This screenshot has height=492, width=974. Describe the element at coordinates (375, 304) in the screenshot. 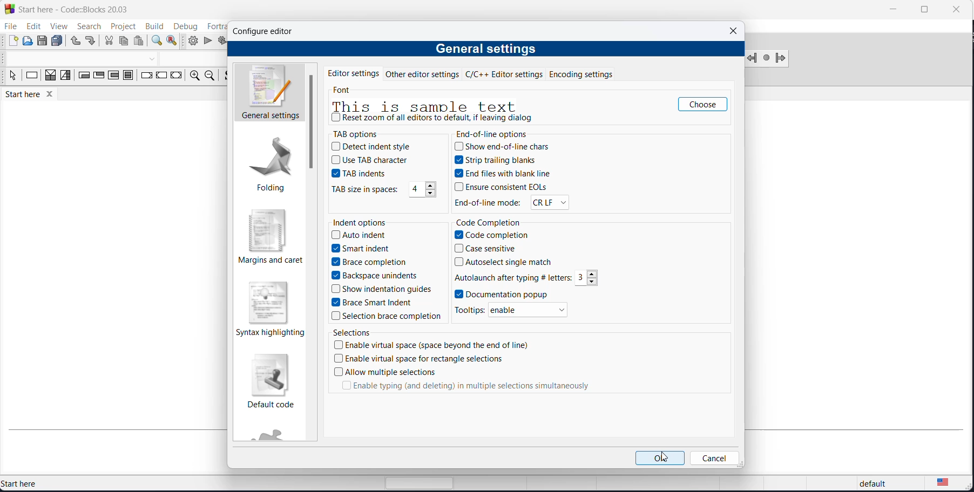

I see `brace smart indent` at that location.